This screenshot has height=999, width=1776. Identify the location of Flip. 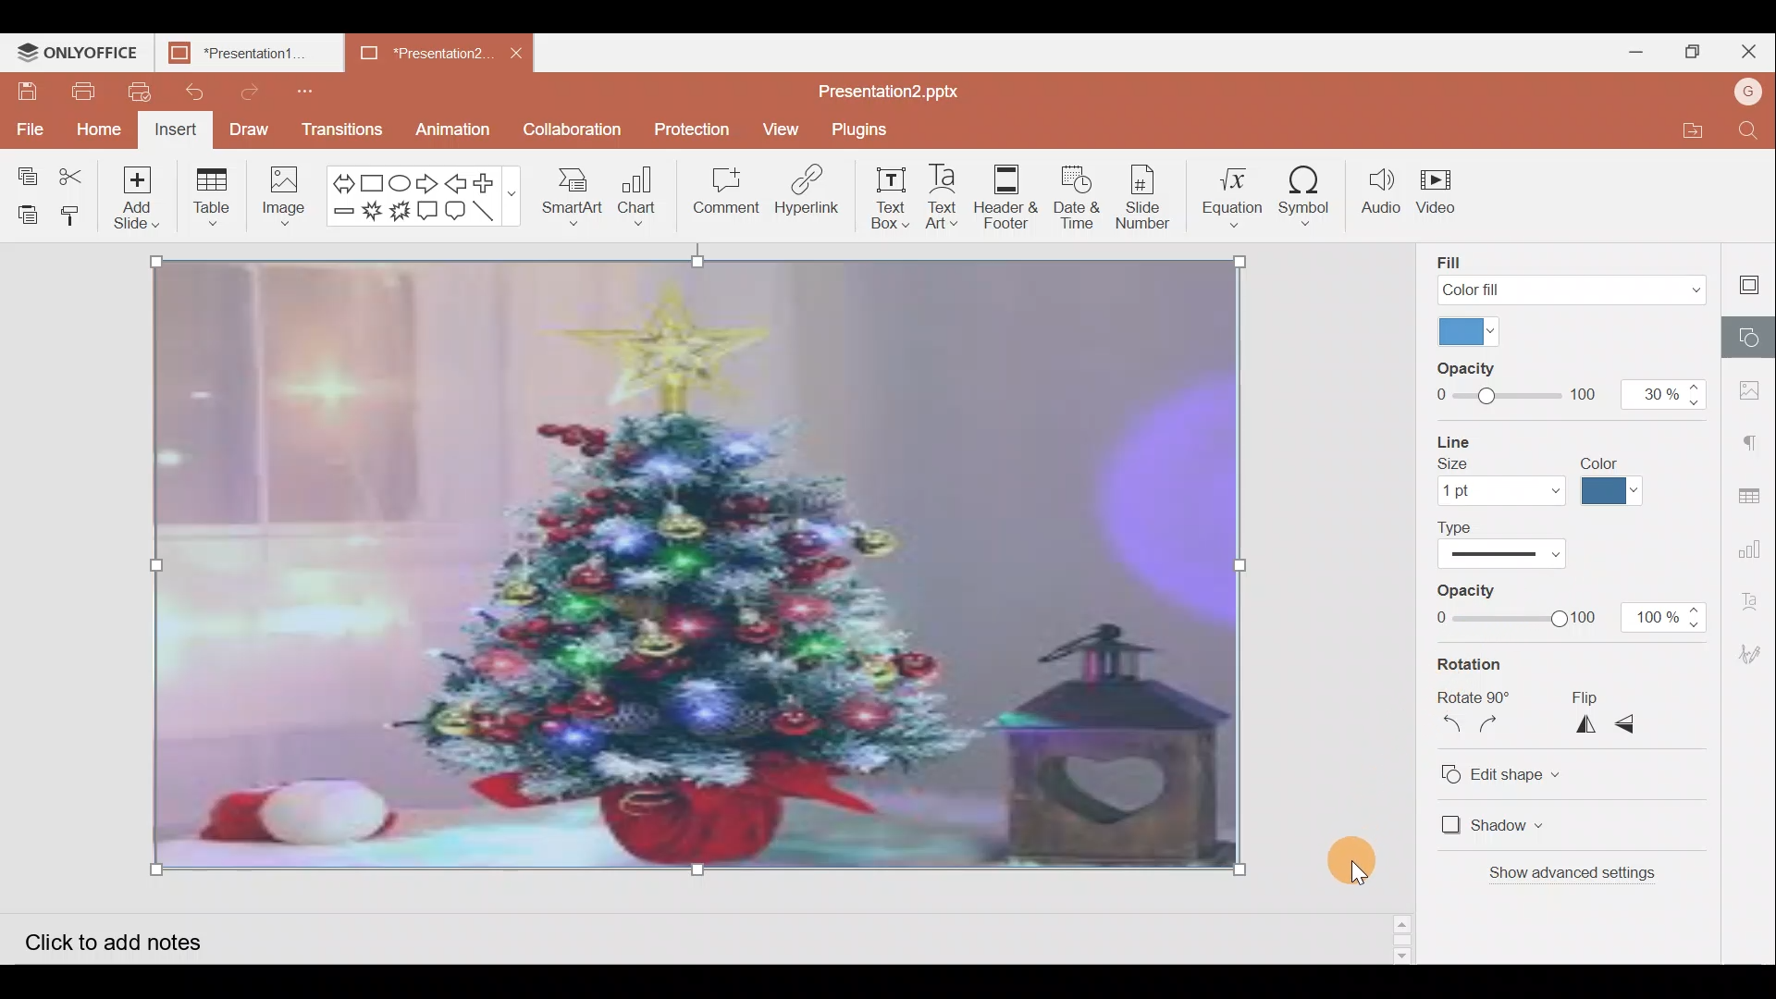
(1610, 695).